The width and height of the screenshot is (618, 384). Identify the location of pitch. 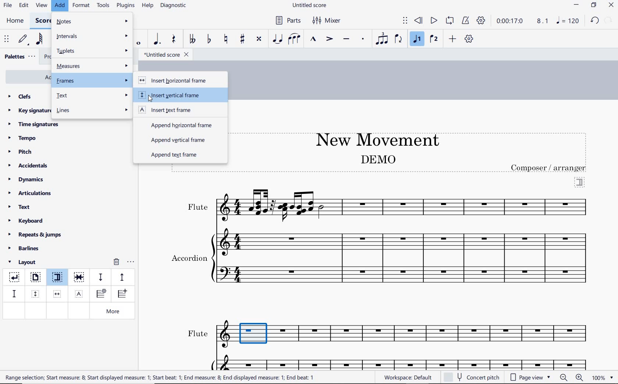
(23, 152).